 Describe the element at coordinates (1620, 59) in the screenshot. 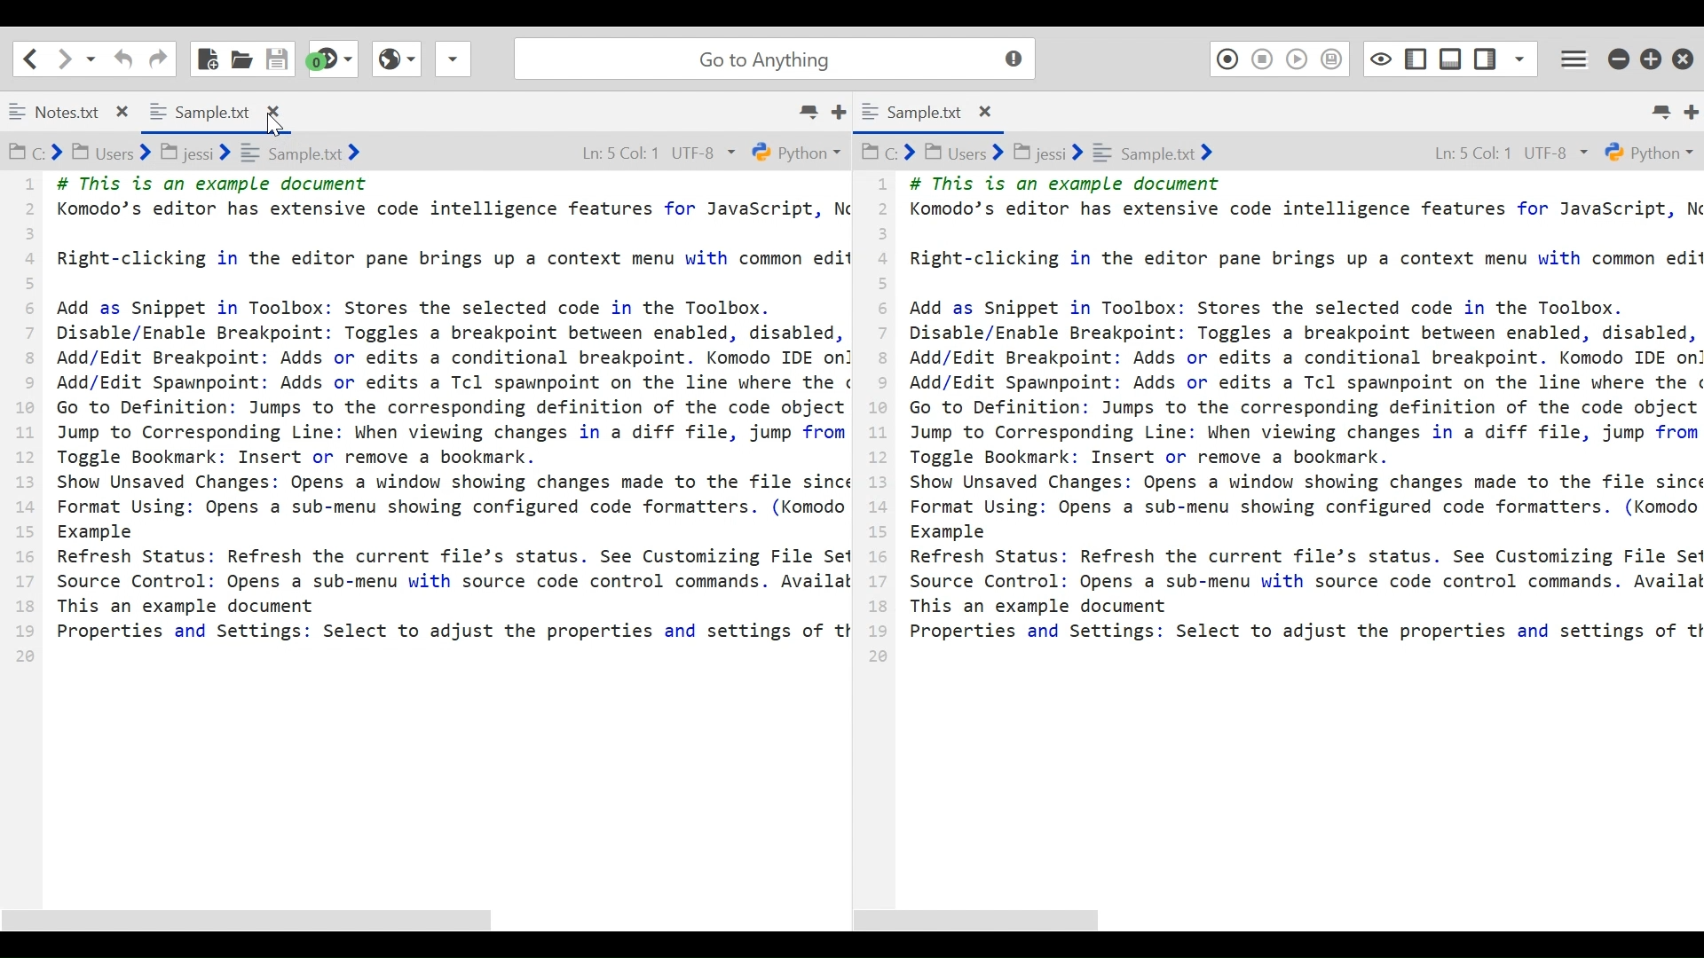

I see `minimize` at that location.